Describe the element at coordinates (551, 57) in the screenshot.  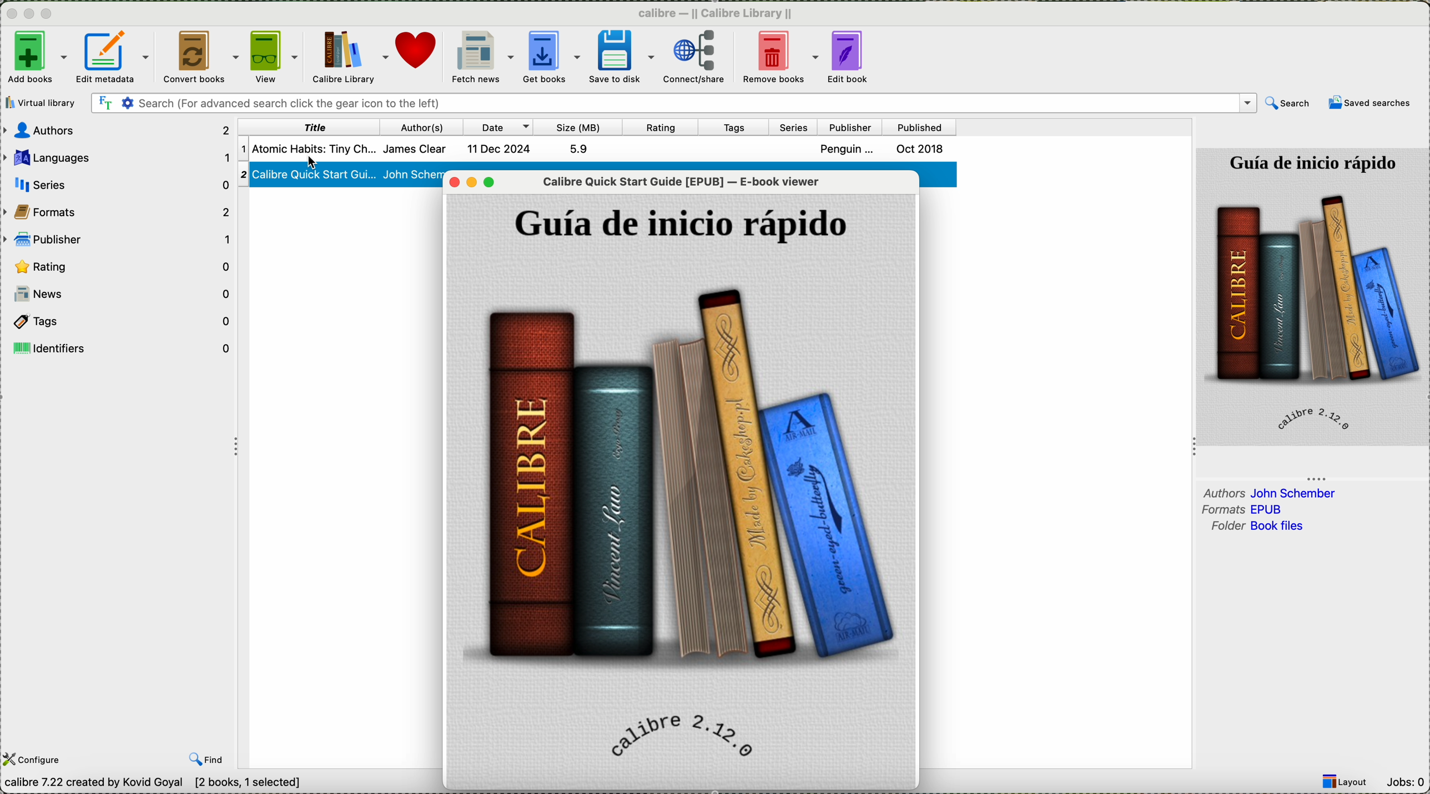
I see `get books` at that location.